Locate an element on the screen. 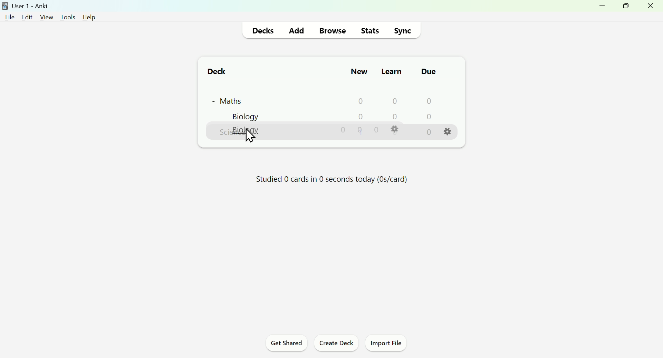 The width and height of the screenshot is (663, 358). 0 is located at coordinates (392, 102).